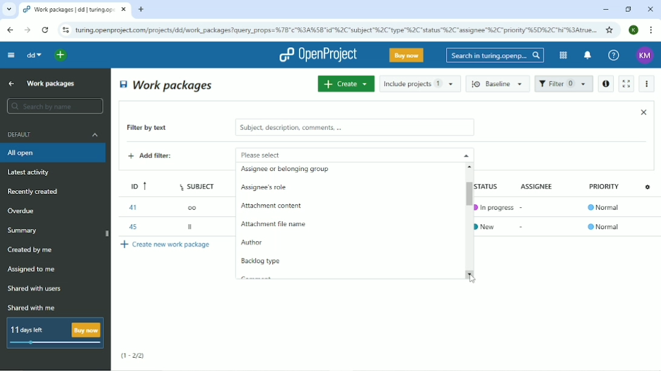 Image resolution: width=661 pixels, height=371 pixels. Describe the element at coordinates (648, 84) in the screenshot. I see `More actions` at that location.